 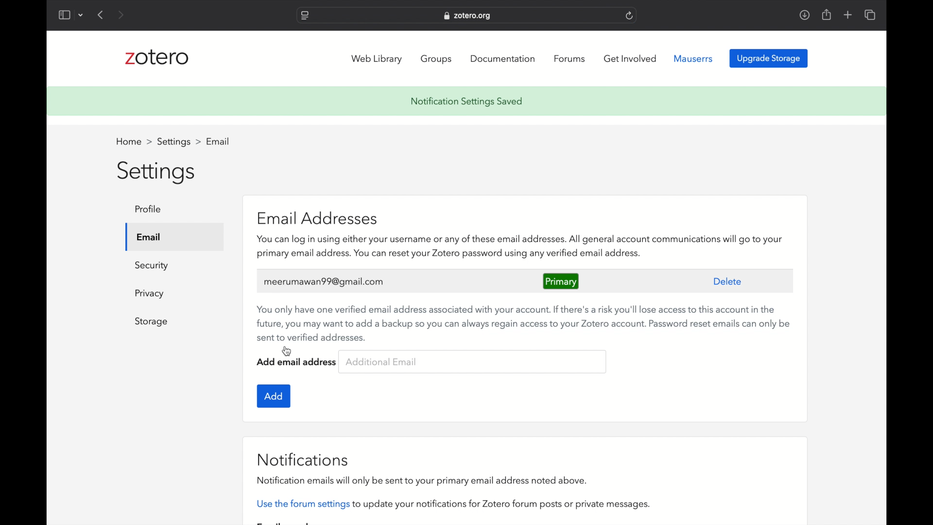 What do you see at coordinates (423, 480) in the screenshot?
I see `notification emails will only be sent to your primary email address noted above` at bounding box center [423, 480].